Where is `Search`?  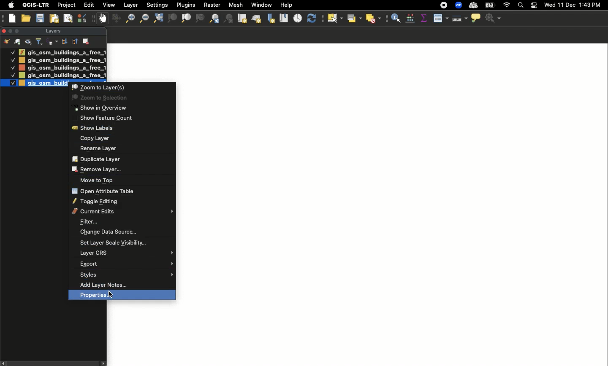 Search is located at coordinates (520, 6).